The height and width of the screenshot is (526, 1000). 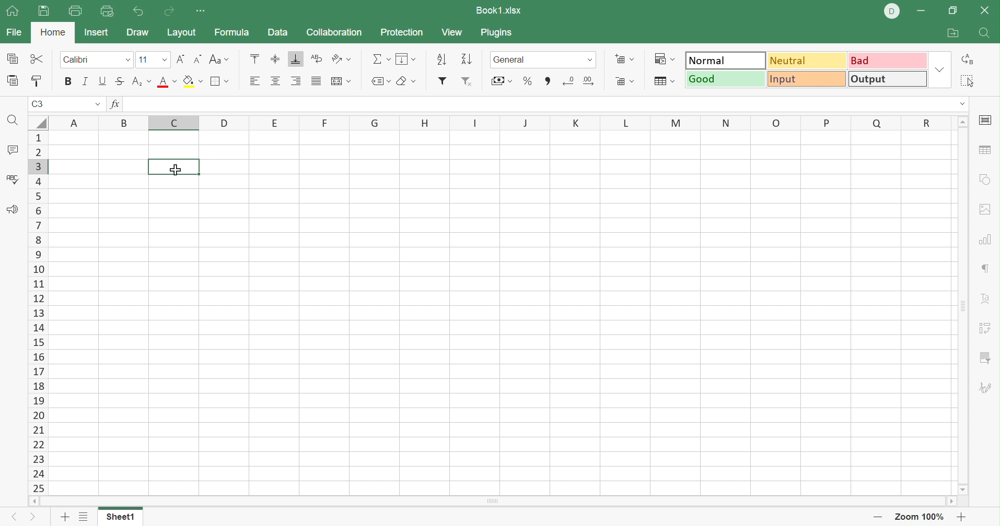 I want to click on Filter, so click(x=444, y=82).